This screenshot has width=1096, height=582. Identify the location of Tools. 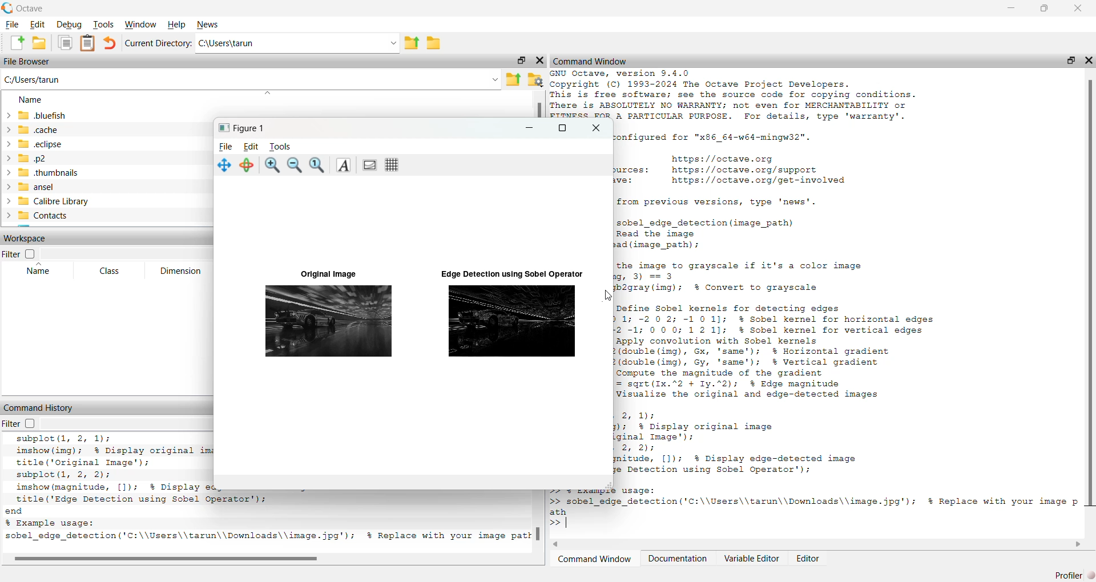
(103, 25).